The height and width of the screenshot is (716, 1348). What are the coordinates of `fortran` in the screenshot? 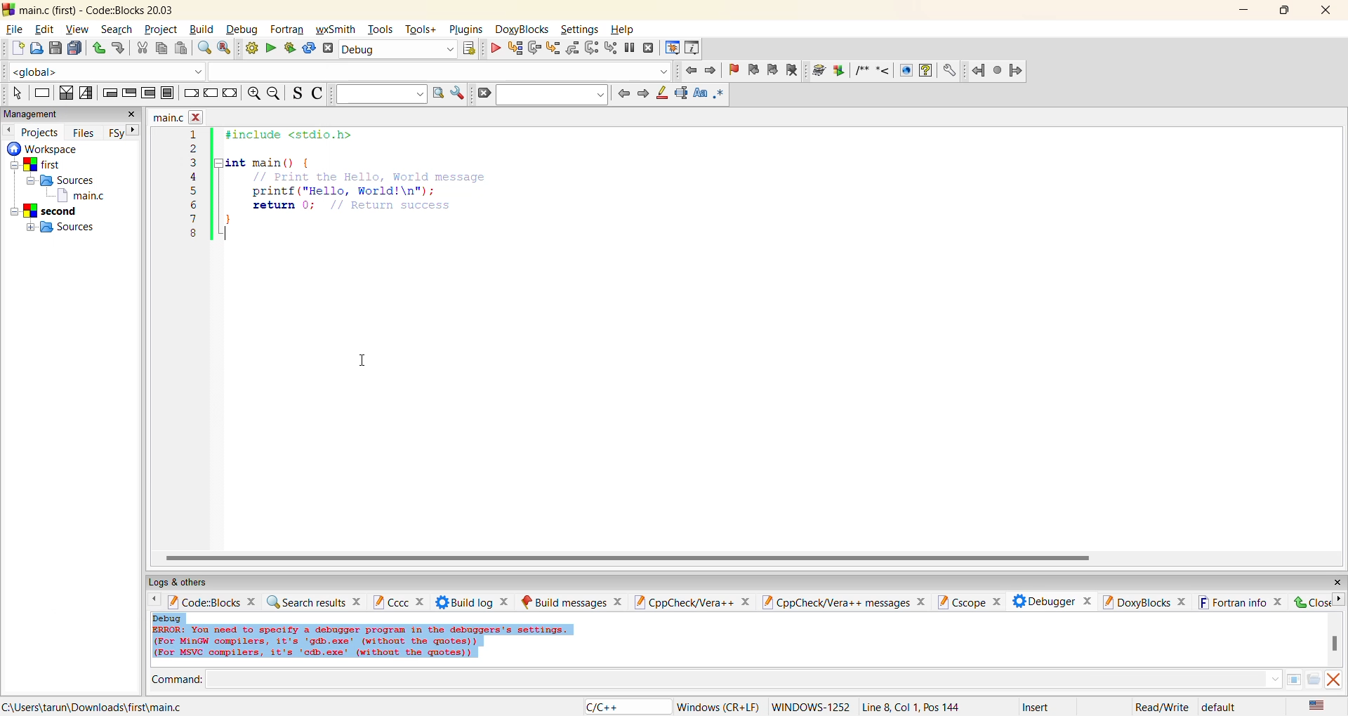 It's located at (287, 29).